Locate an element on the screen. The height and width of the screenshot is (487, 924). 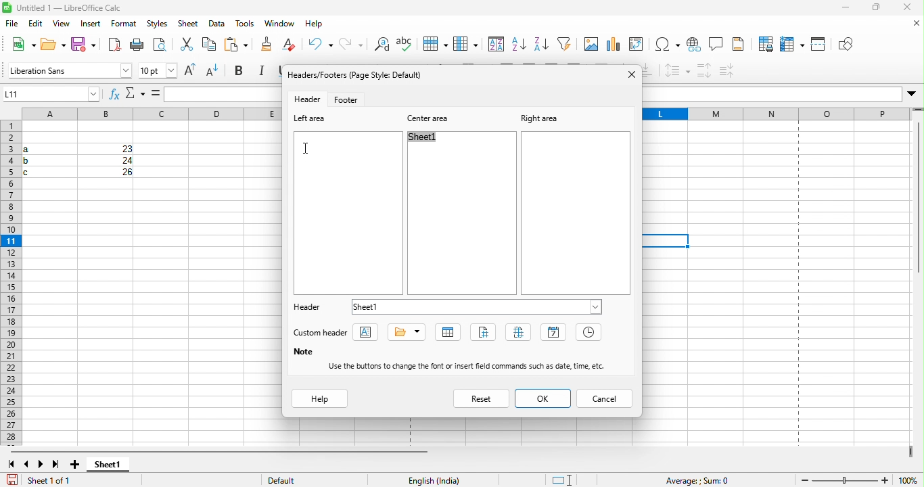
date is located at coordinates (553, 333).